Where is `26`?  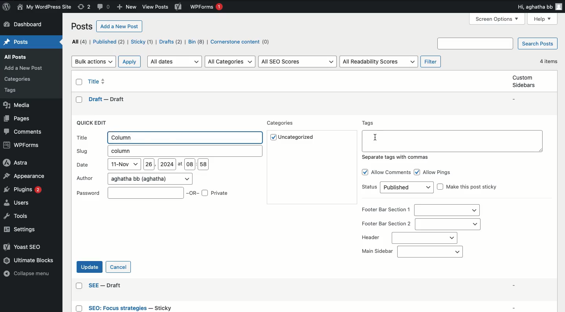 26 is located at coordinates (149, 164).